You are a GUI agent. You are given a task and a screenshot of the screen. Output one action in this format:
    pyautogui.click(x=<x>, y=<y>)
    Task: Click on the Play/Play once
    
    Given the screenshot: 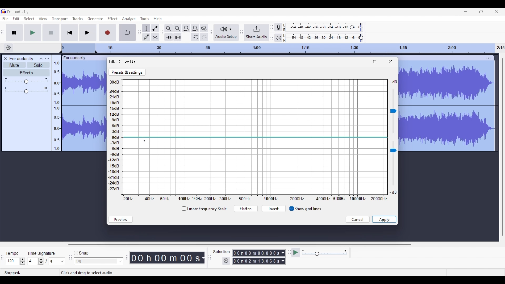 What is the action you would take?
    pyautogui.click(x=32, y=33)
    